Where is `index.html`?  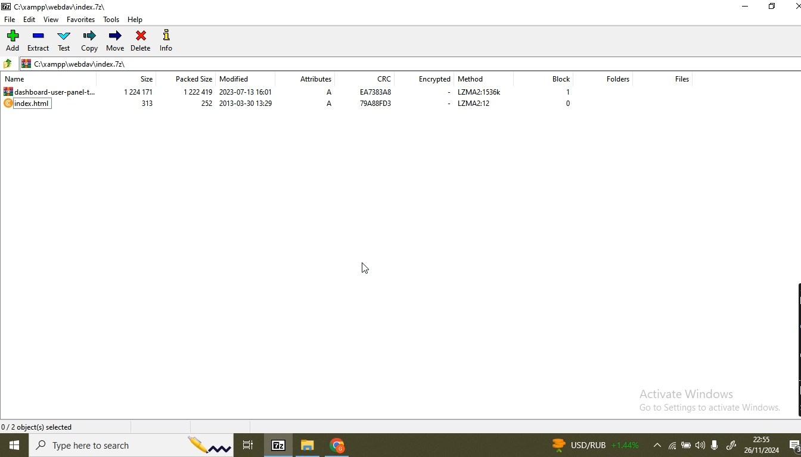
index.html is located at coordinates (33, 105).